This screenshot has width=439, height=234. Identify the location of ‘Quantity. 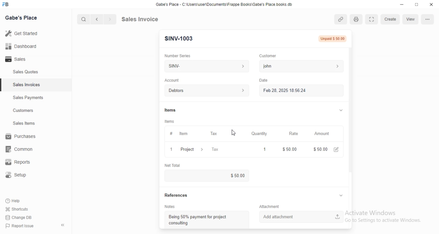
(259, 133).